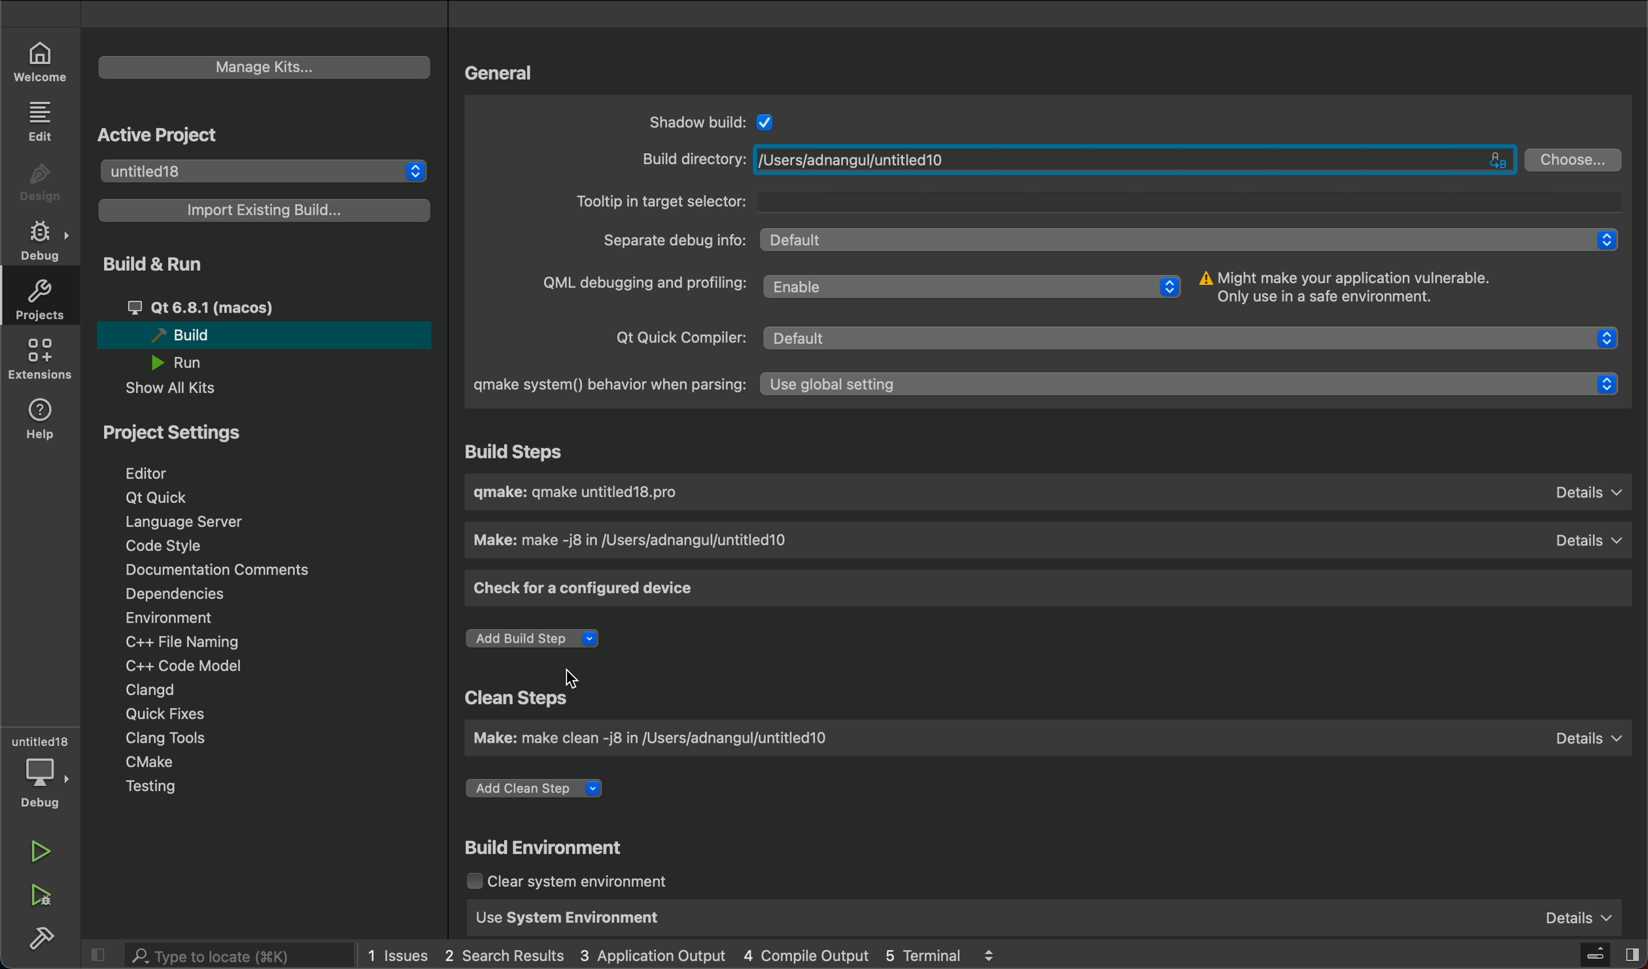 The image size is (1648, 969). Describe the element at coordinates (768, 119) in the screenshot. I see `Checkbox` at that location.